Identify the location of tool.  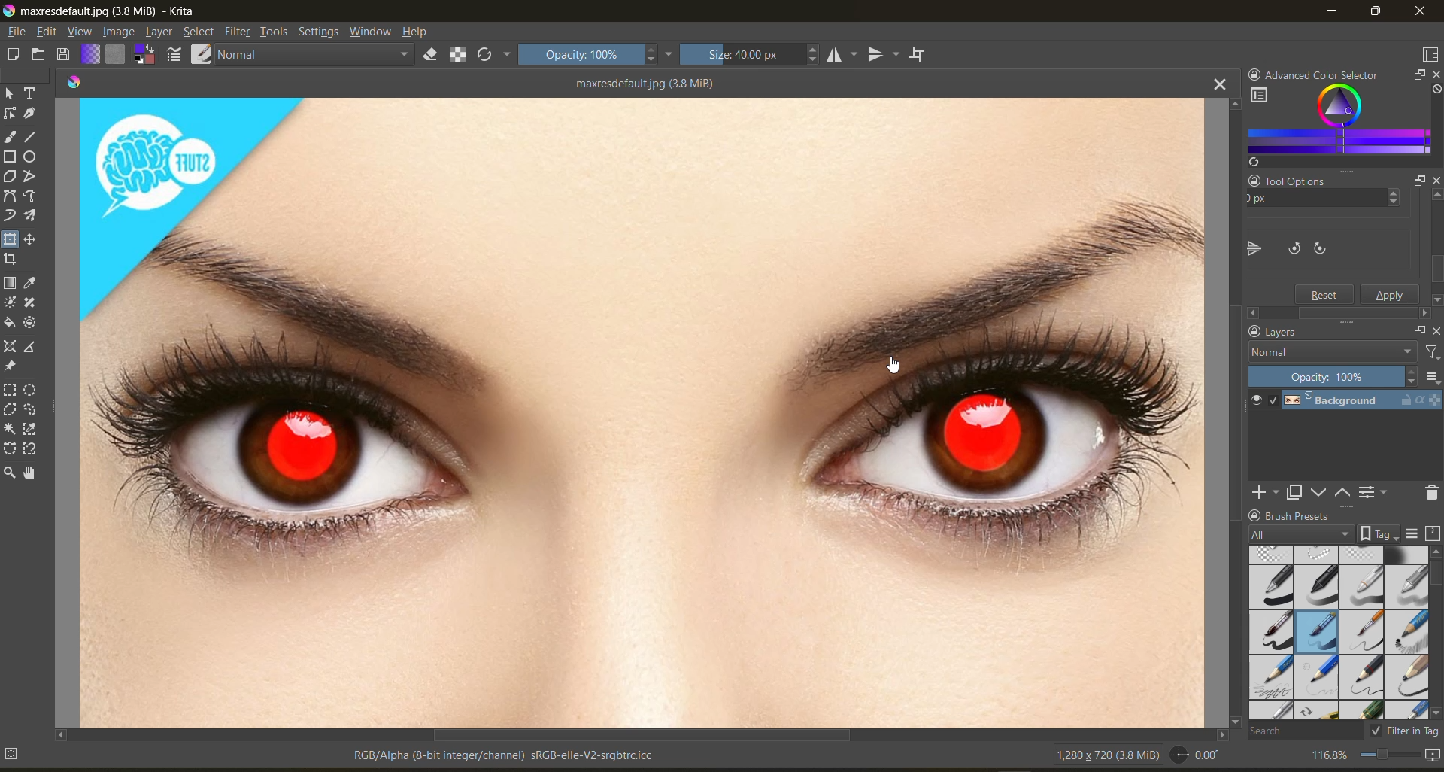
(10, 196).